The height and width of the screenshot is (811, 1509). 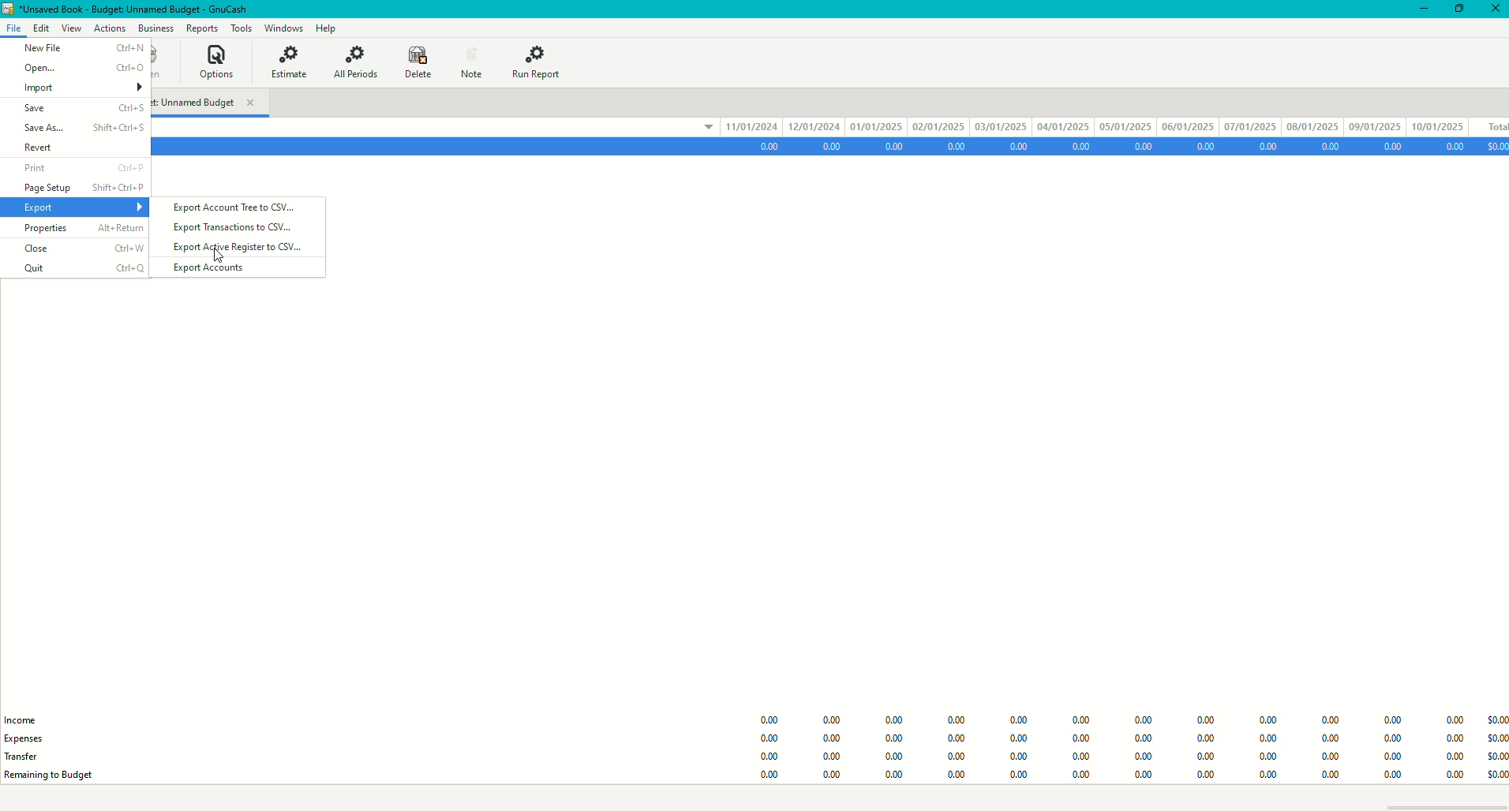 What do you see at coordinates (1099, 125) in the screenshot?
I see `dates` at bounding box center [1099, 125].